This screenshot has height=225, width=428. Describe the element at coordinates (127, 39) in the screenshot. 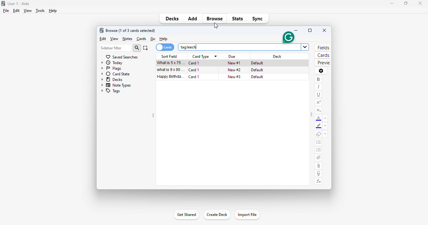

I see `notes` at that location.